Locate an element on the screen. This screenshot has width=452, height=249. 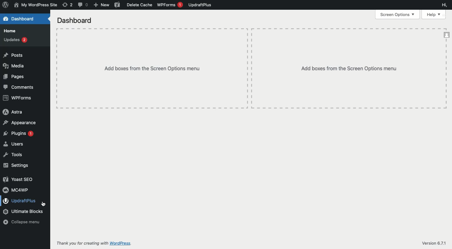
Help is located at coordinates (434, 14).